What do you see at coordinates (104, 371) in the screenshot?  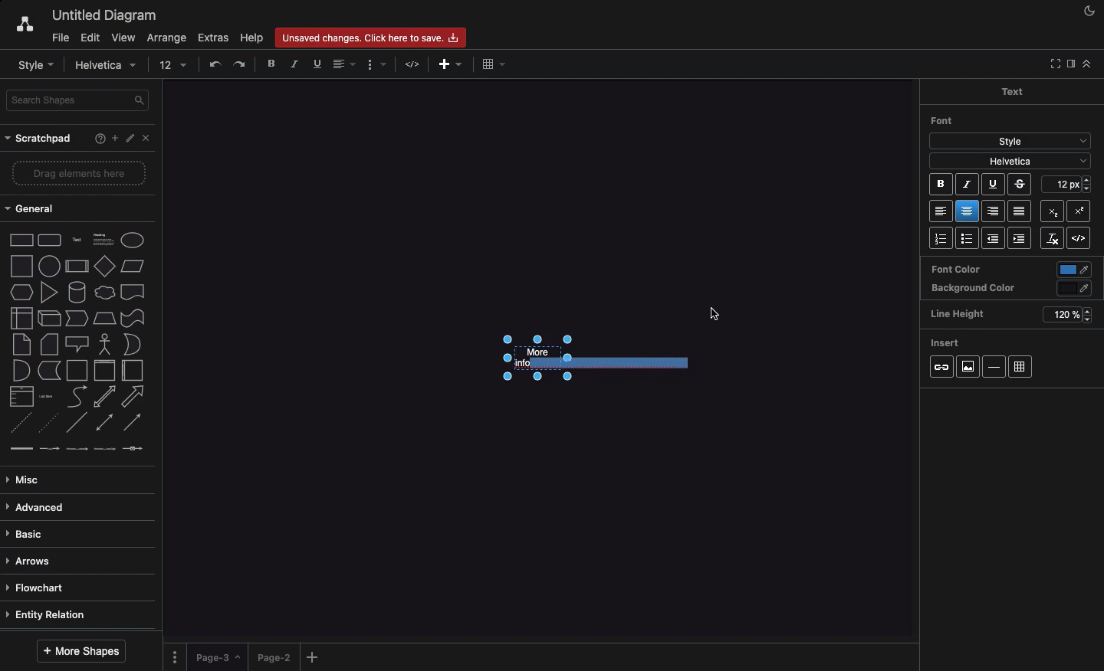 I see `vertical container` at bounding box center [104, 371].